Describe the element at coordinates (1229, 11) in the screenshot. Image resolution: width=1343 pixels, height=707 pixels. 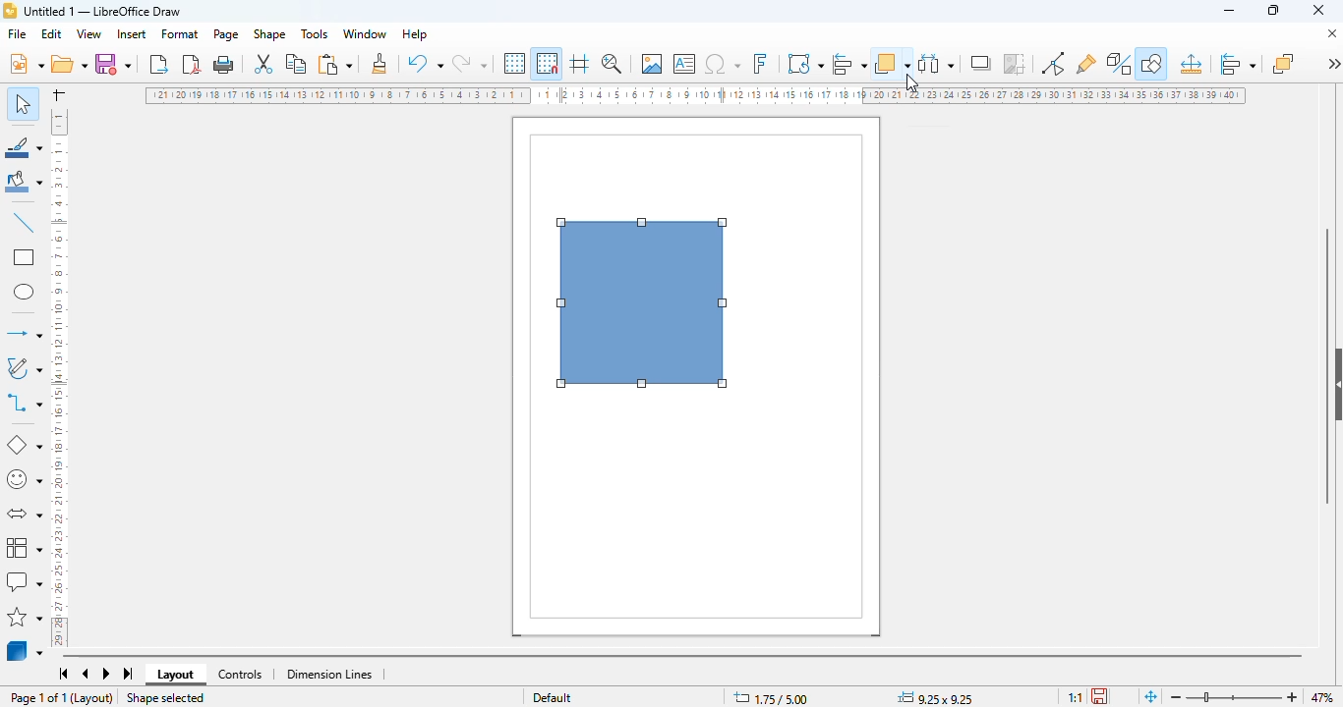
I see `minimize` at that location.